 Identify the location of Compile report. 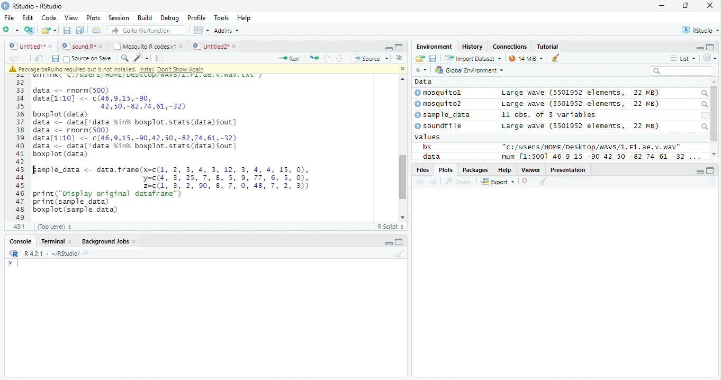
(160, 58).